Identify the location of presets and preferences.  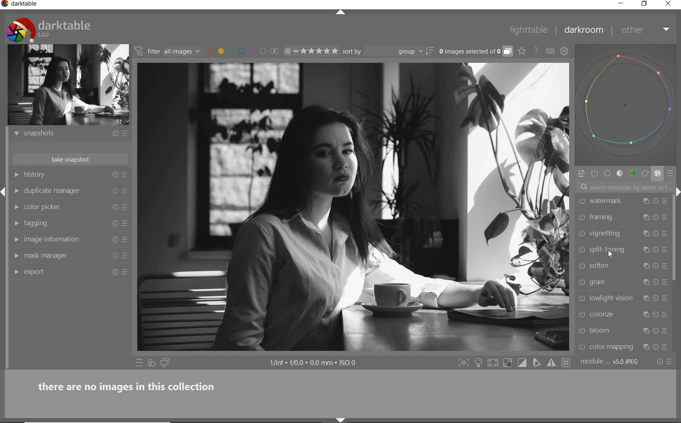
(124, 175).